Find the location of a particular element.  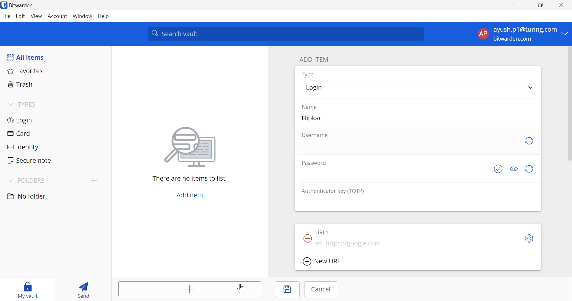

View is located at coordinates (35, 16).